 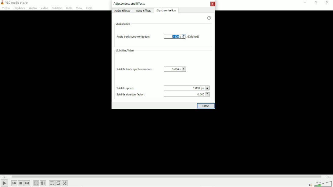 I want to click on Toggle between loop all, loop one and no loop, so click(x=58, y=183).